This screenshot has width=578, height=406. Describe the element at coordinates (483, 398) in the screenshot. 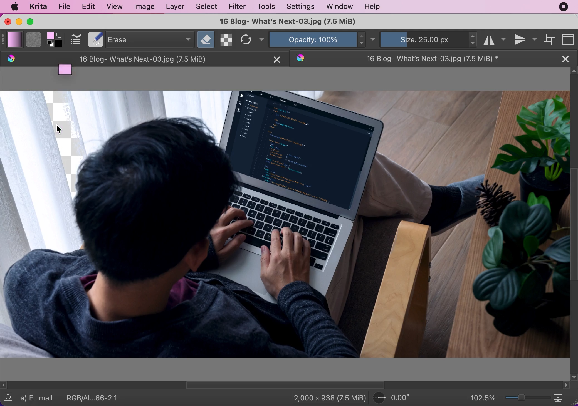

I see `102.5%` at that location.